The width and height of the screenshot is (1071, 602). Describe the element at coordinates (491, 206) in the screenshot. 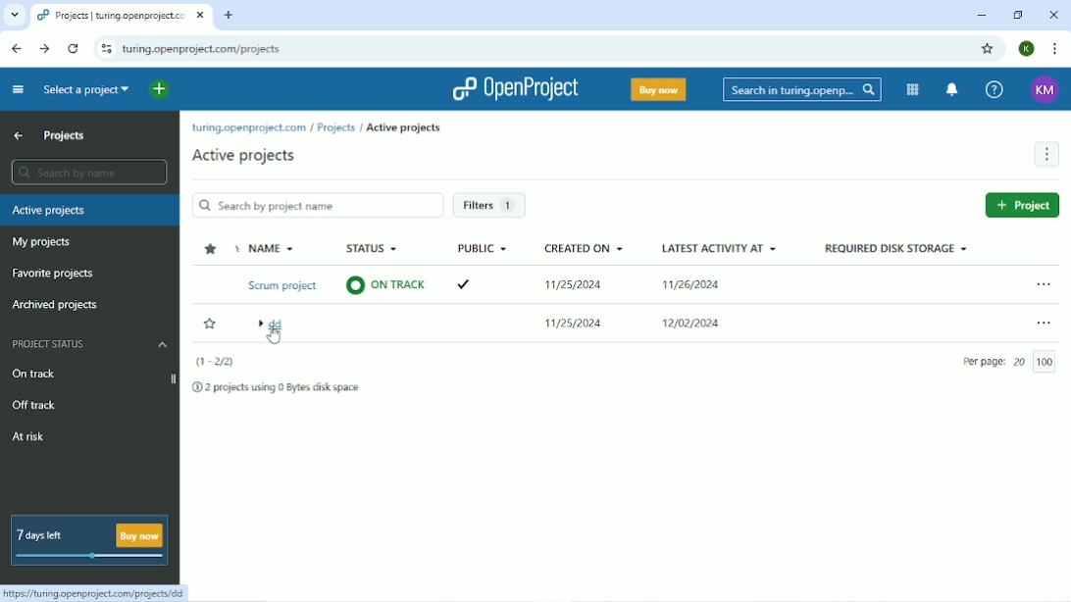

I see `Filters` at that location.